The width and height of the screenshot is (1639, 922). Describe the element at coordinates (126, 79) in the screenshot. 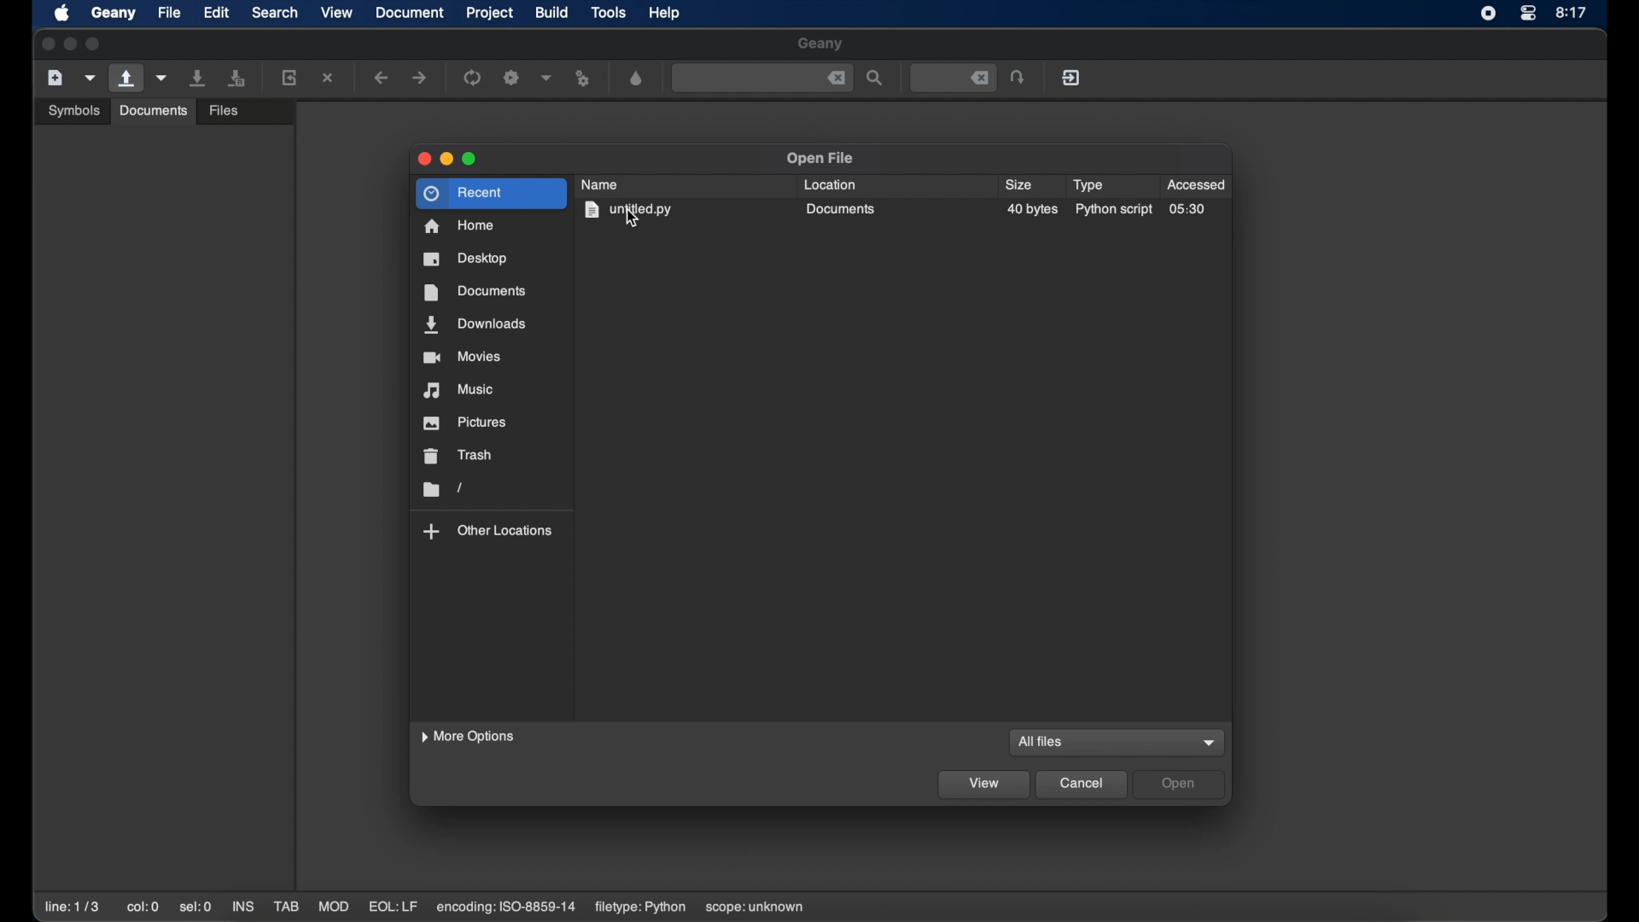

I see `open an existing file` at that location.